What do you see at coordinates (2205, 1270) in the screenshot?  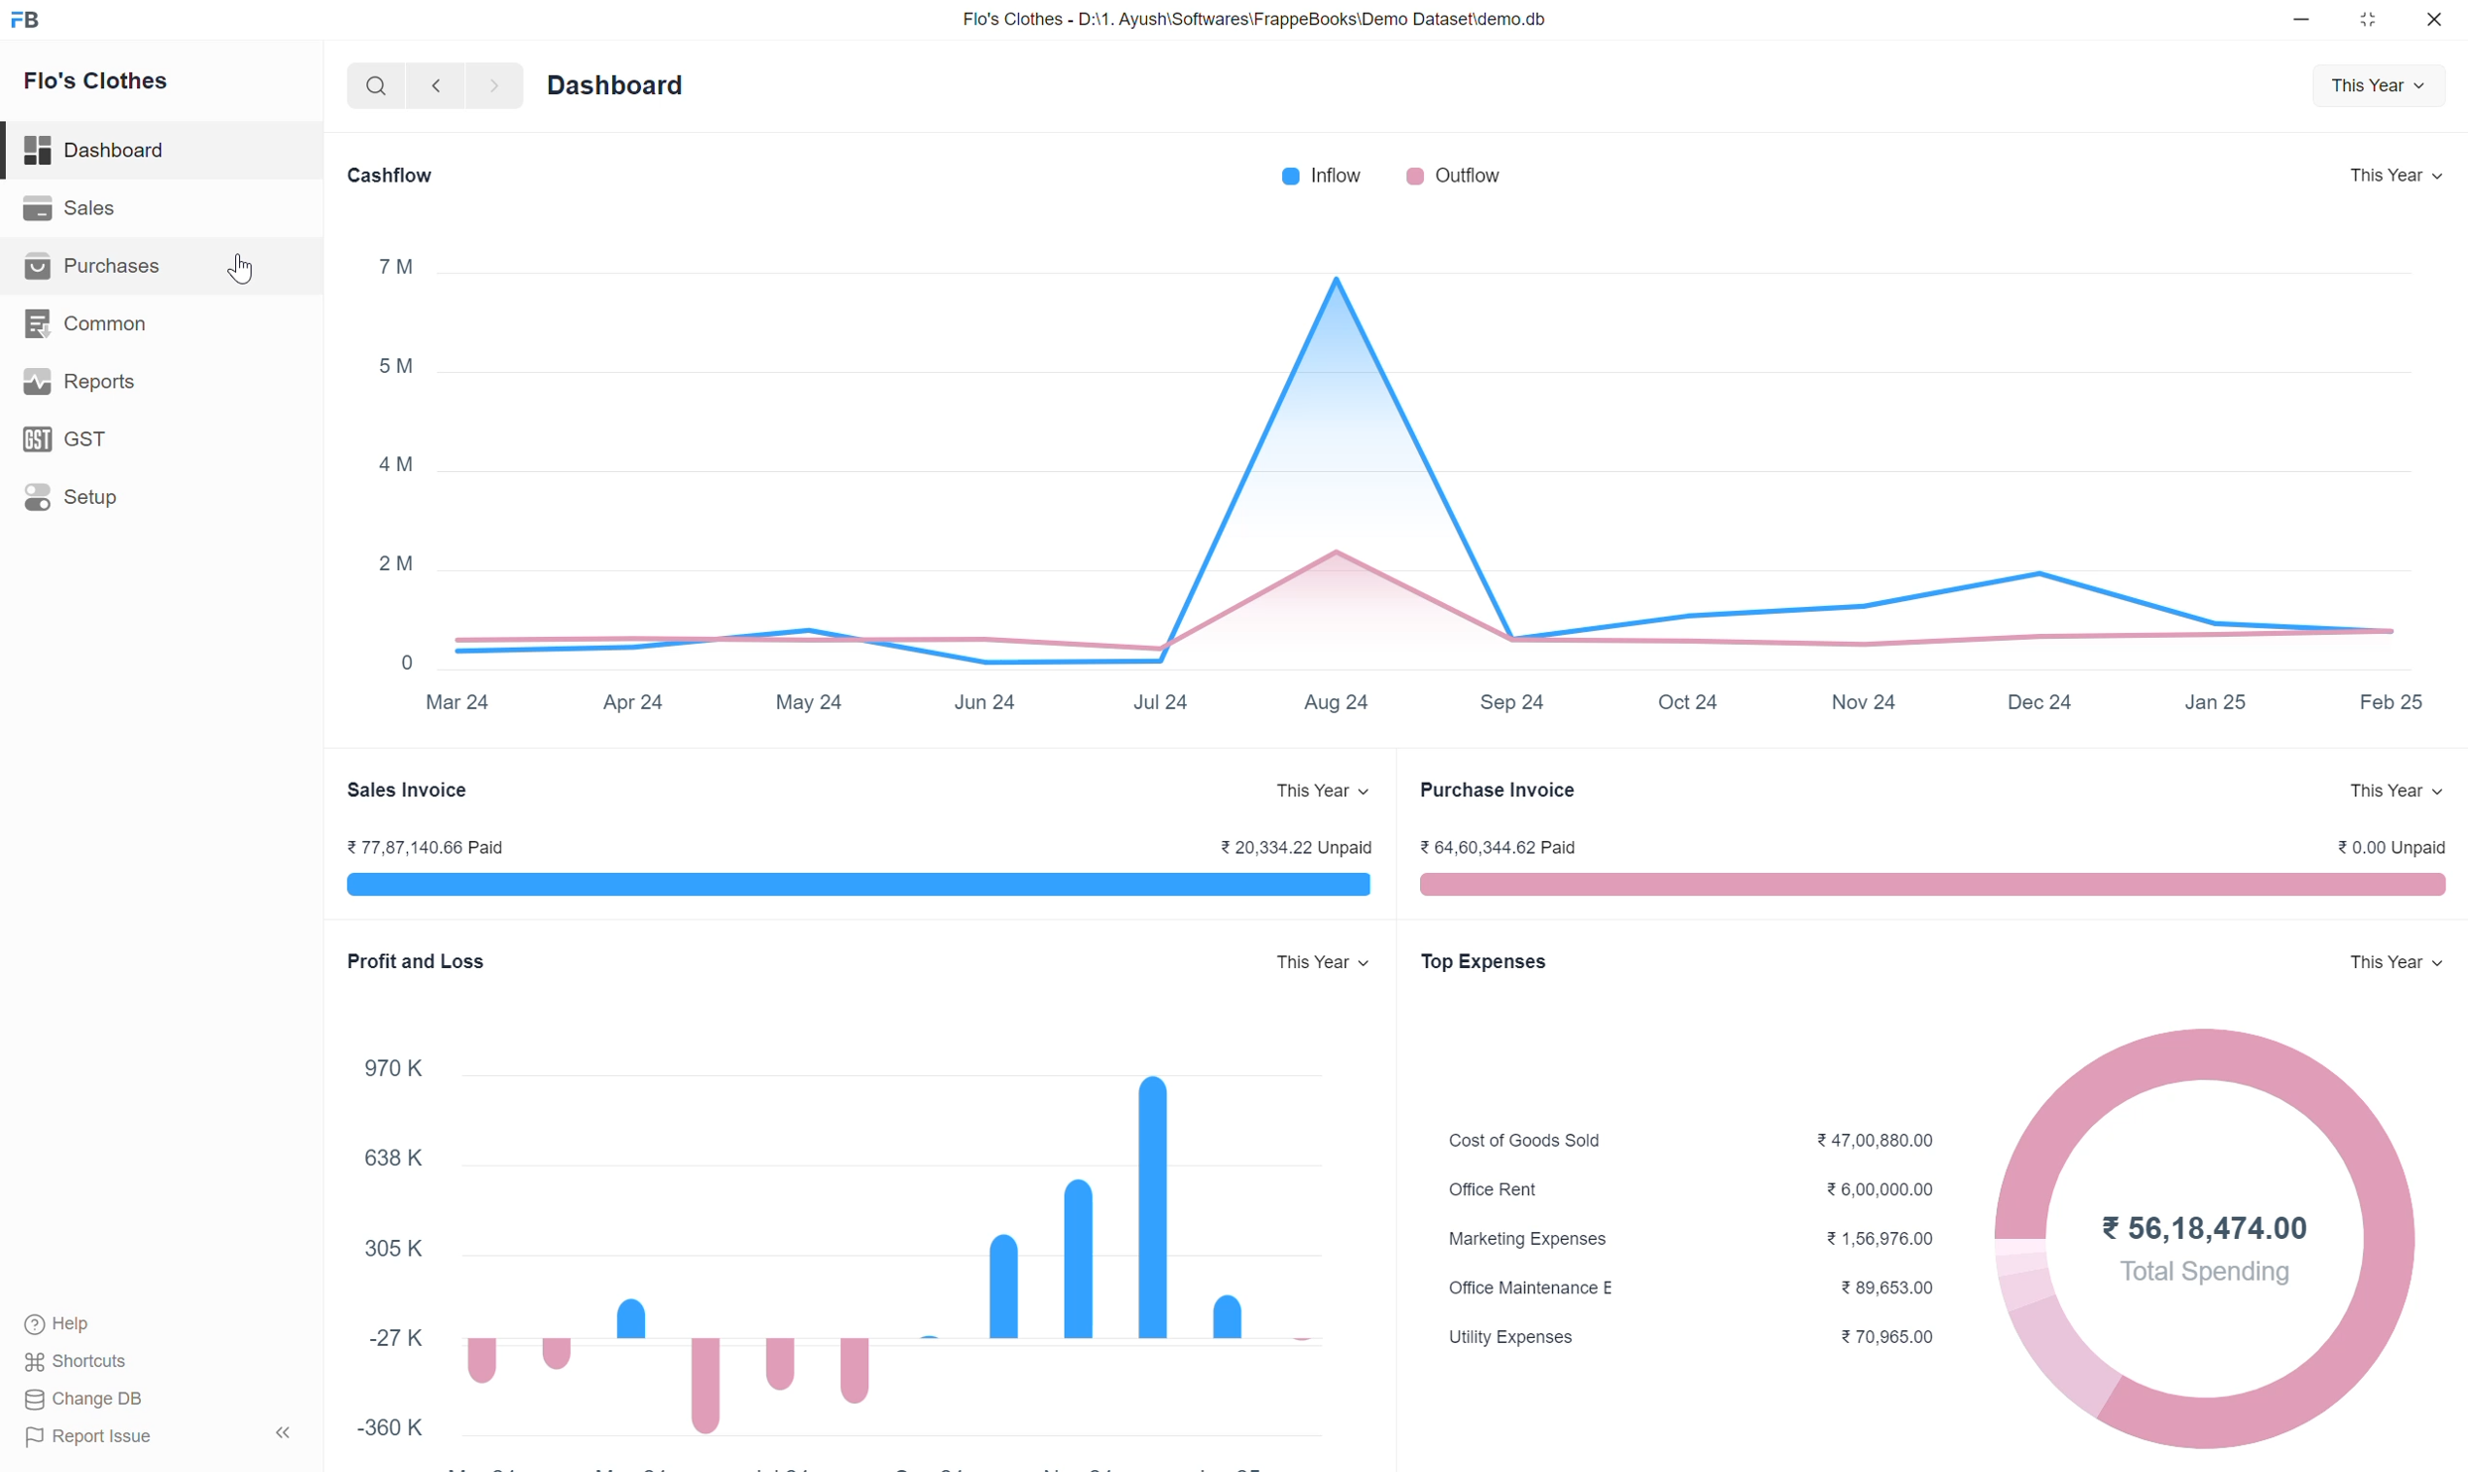 I see `Total Spending` at bounding box center [2205, 1270].